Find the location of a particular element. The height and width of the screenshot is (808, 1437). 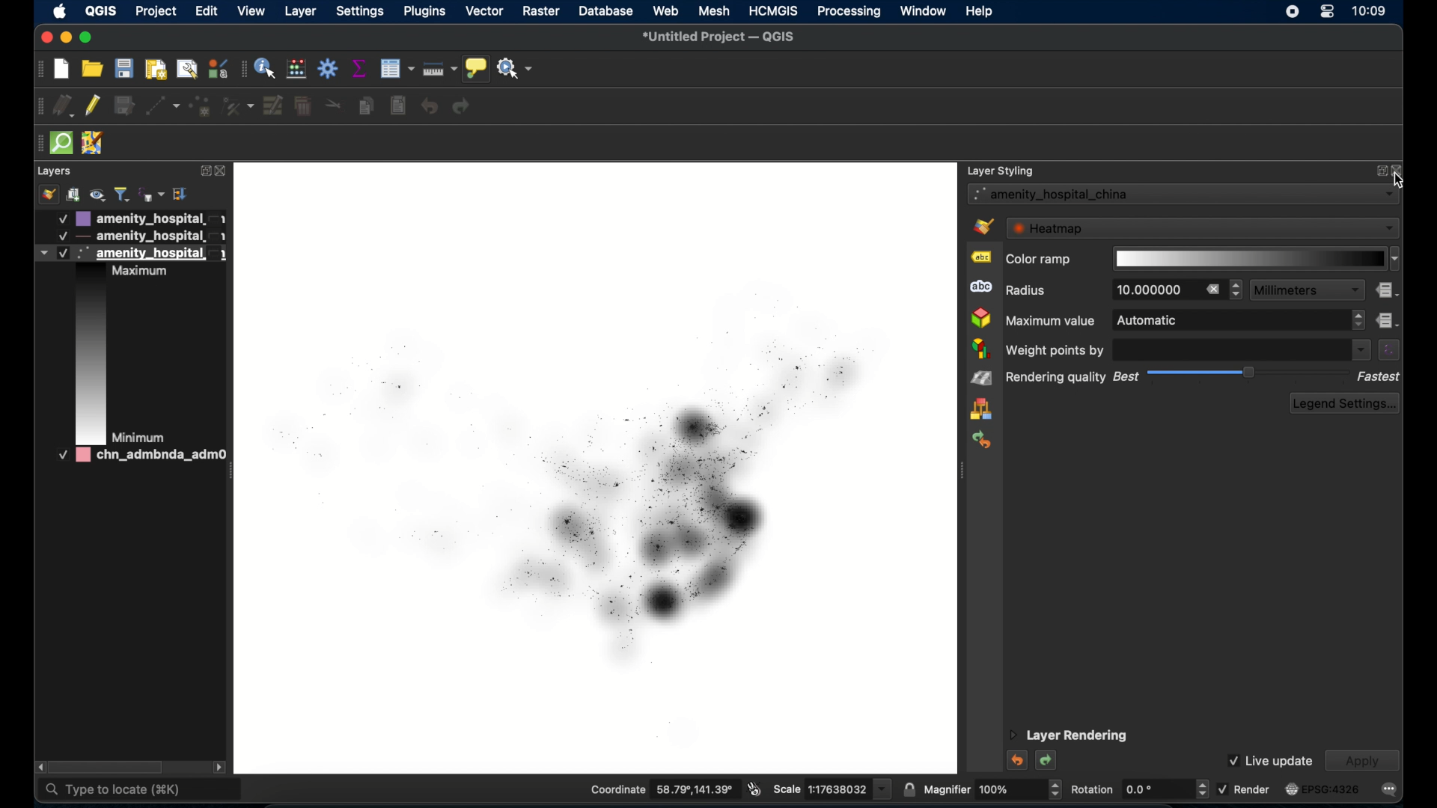

filter legend is located at coordinates (122, 195).